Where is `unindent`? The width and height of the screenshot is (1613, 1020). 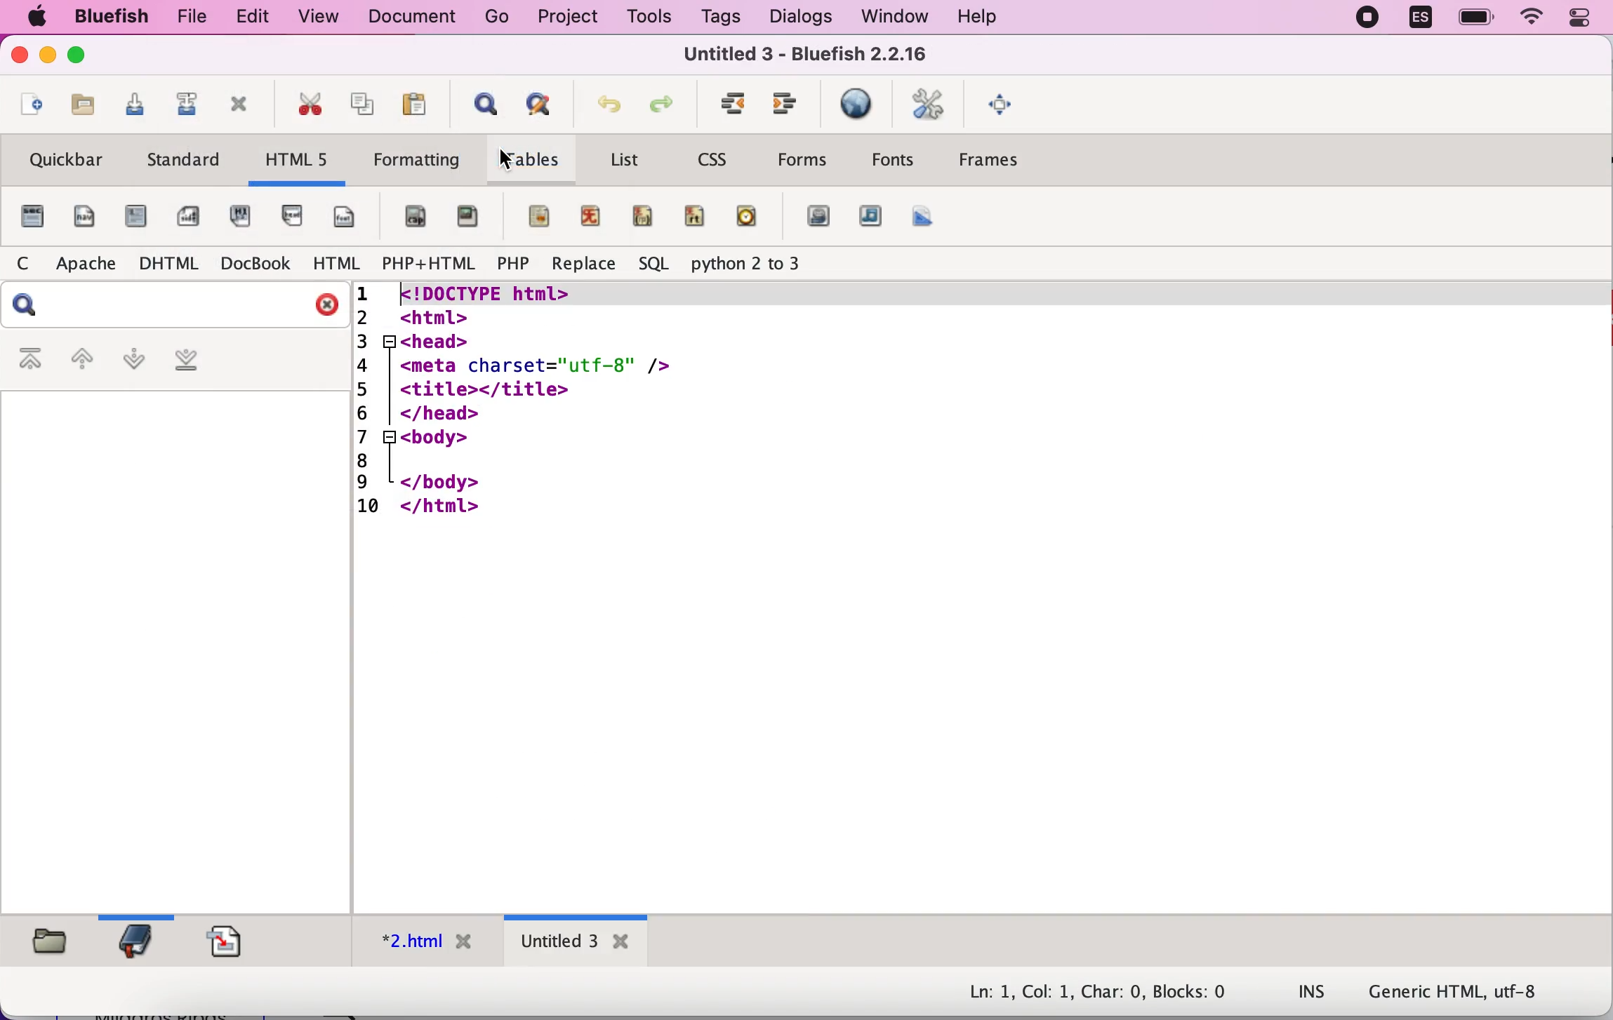 unindent is located at coordinates (788, 105).